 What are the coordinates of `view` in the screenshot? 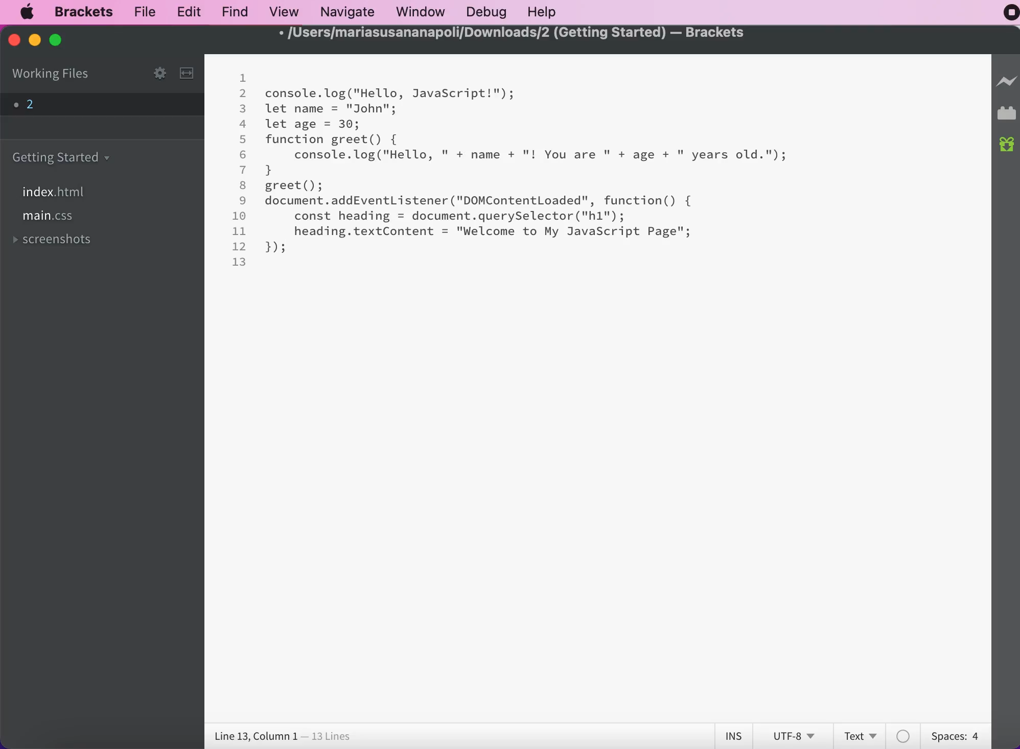 It's located at (283, 11).